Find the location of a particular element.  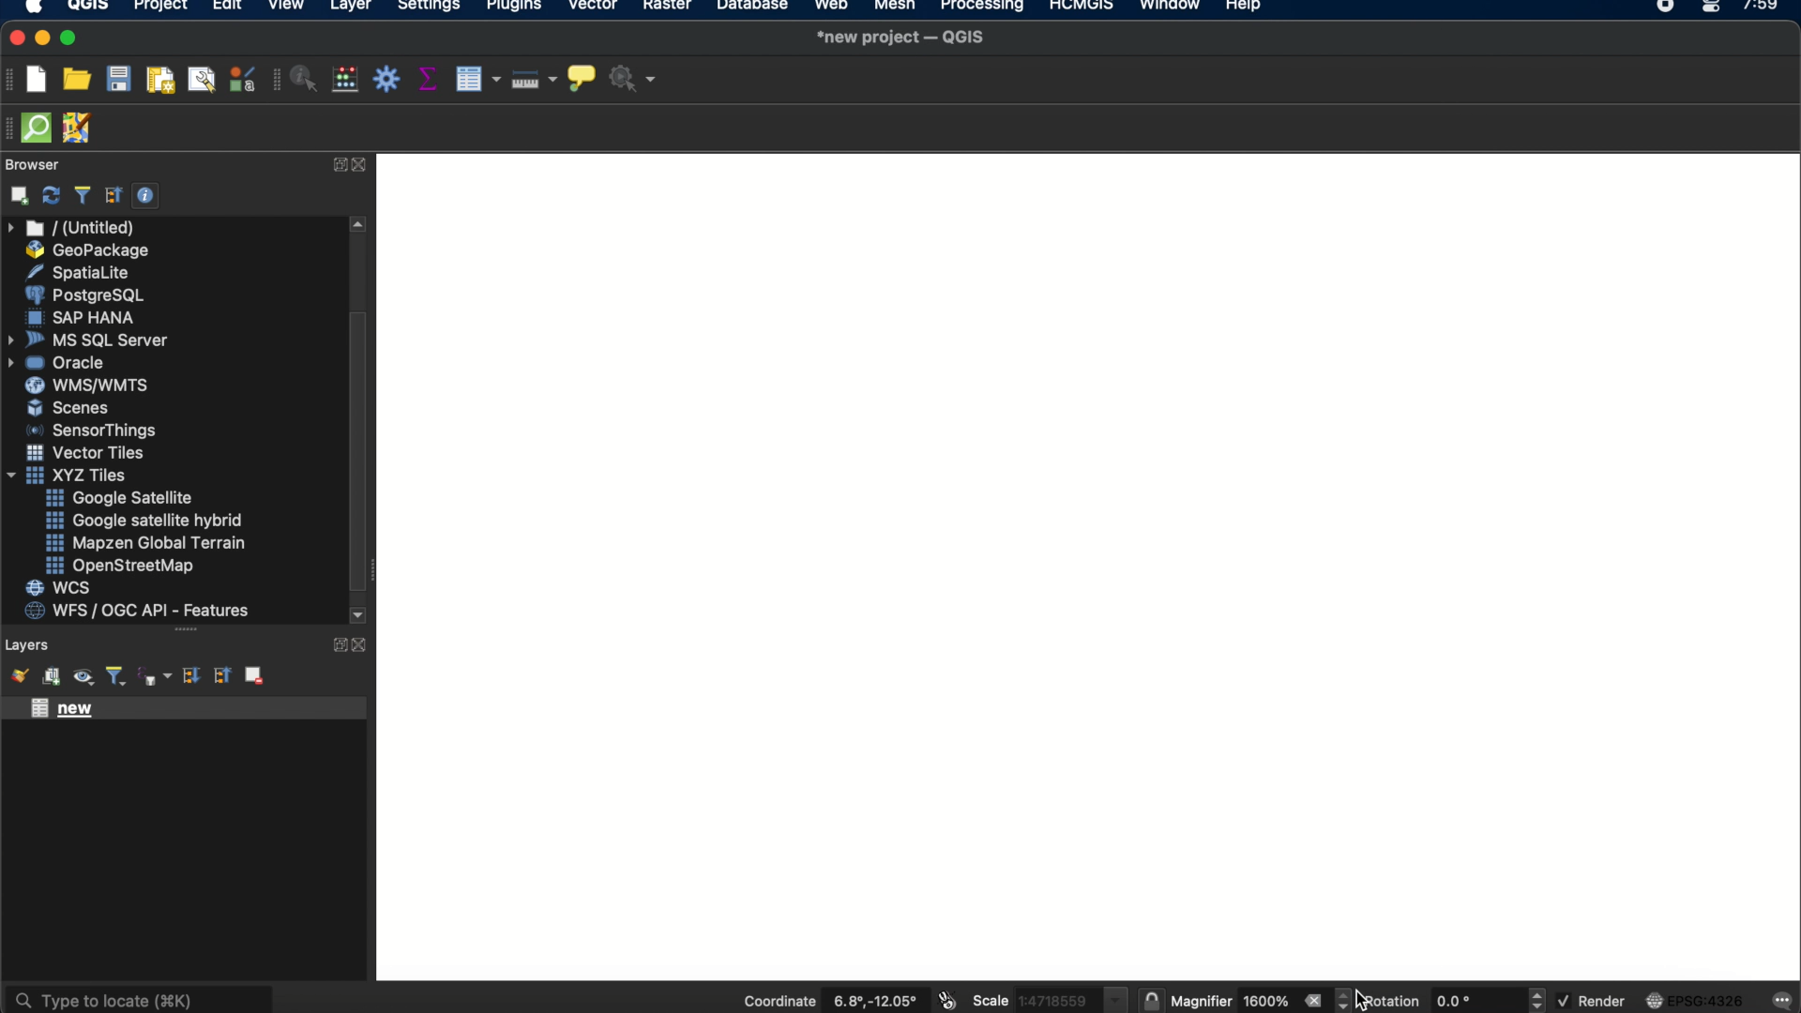

TOOLBOX is located at coordinates (387, 81).